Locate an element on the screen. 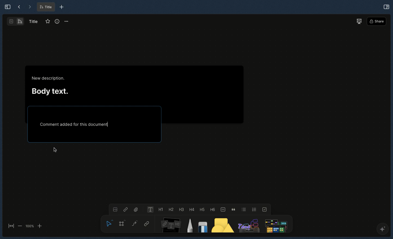  To-do list is located at coordinates (265, 209).